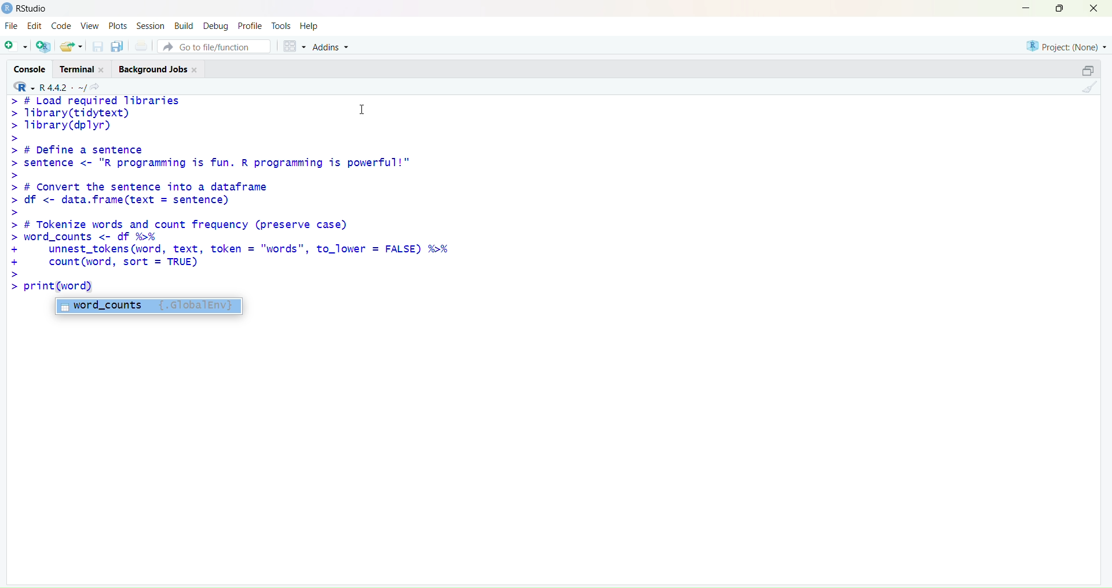 This screenshot has width=1112, height=588. I want to click on collapse, so click(1089, 70).